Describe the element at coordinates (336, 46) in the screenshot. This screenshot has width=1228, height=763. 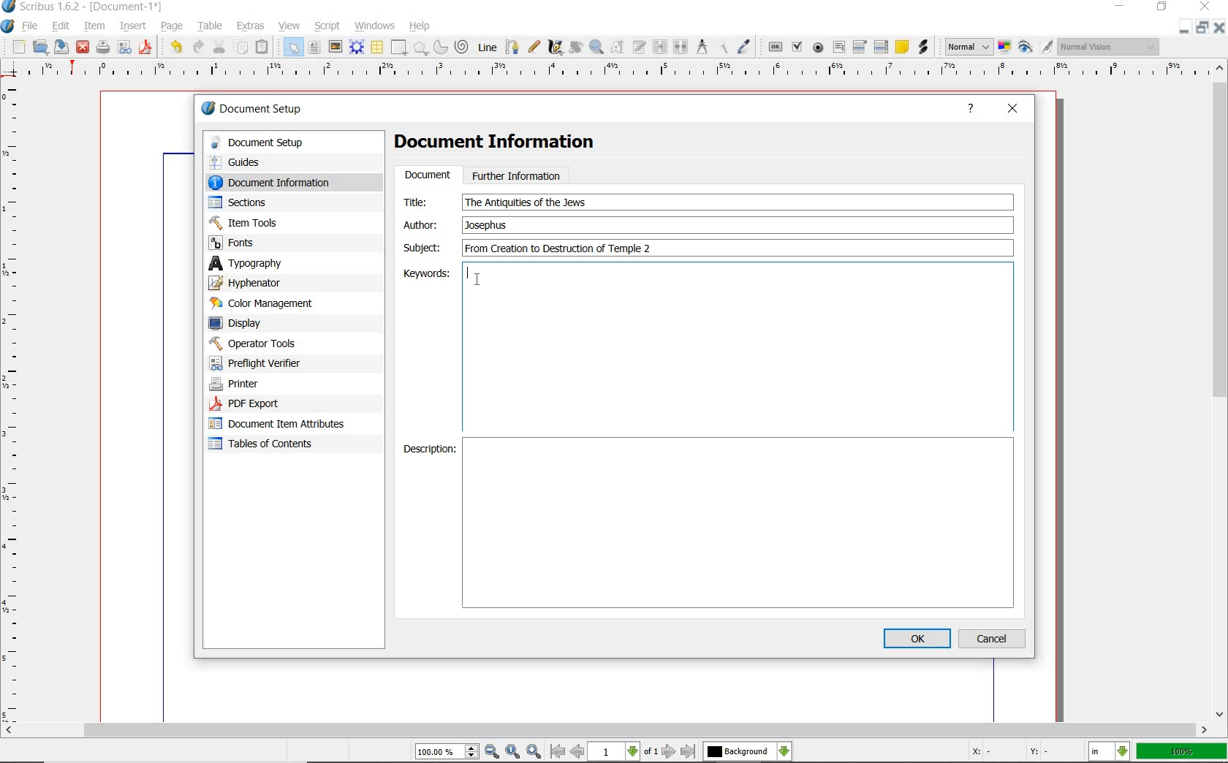
I see `image frame` at that location.